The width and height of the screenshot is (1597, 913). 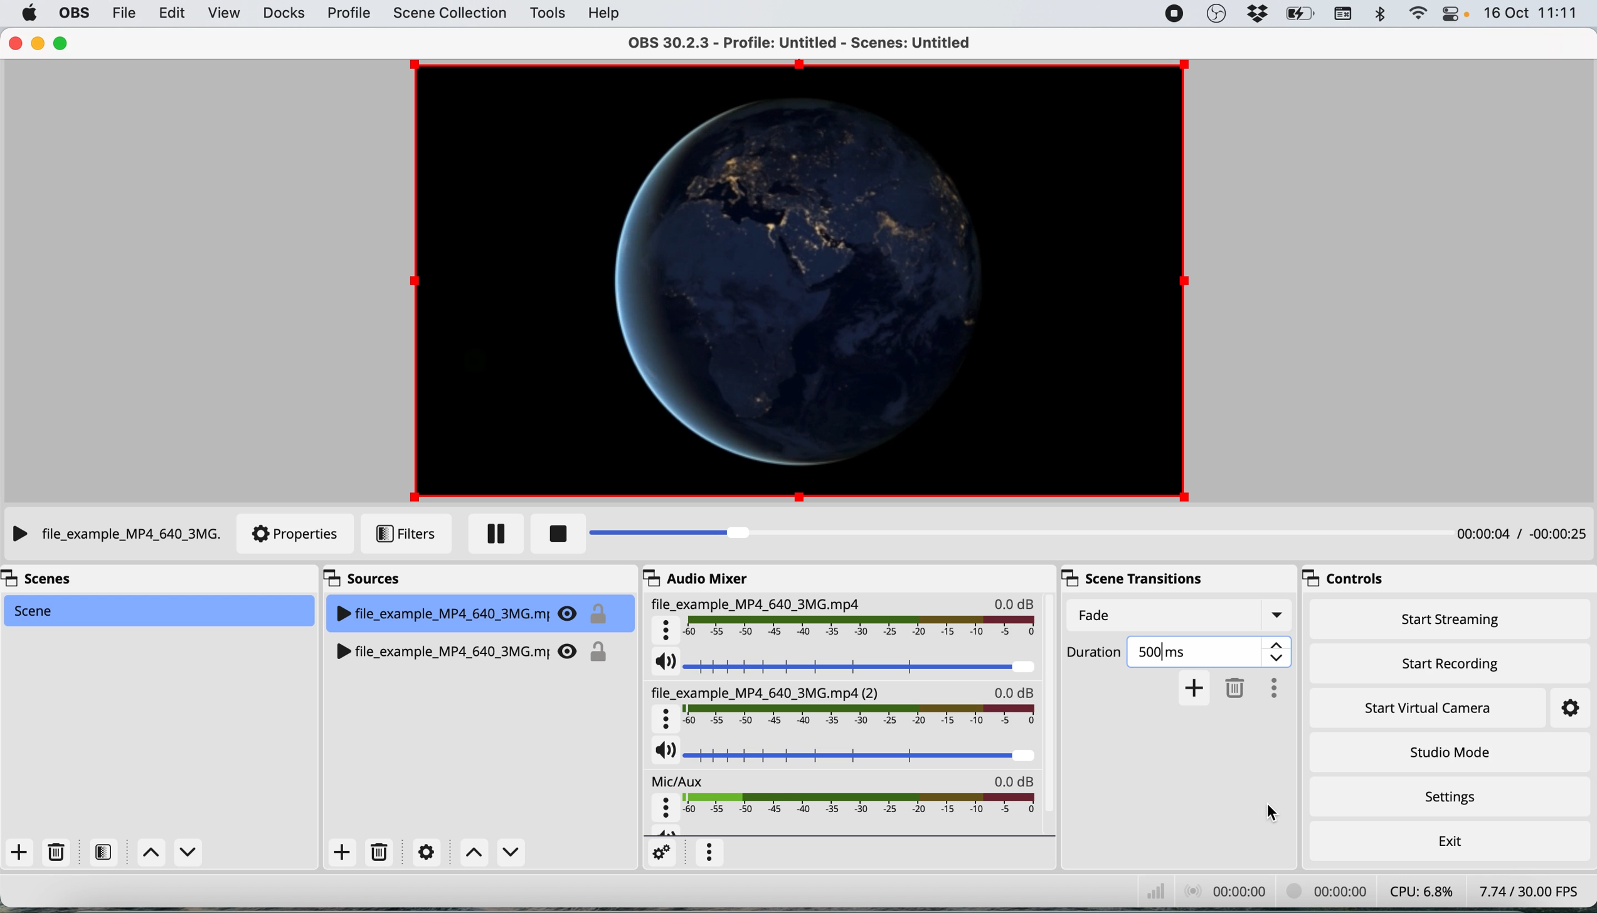 What do you see at coordinates (1446, 663) in the screenshot?
I see `start recording` at bounding box center [1446, 663].